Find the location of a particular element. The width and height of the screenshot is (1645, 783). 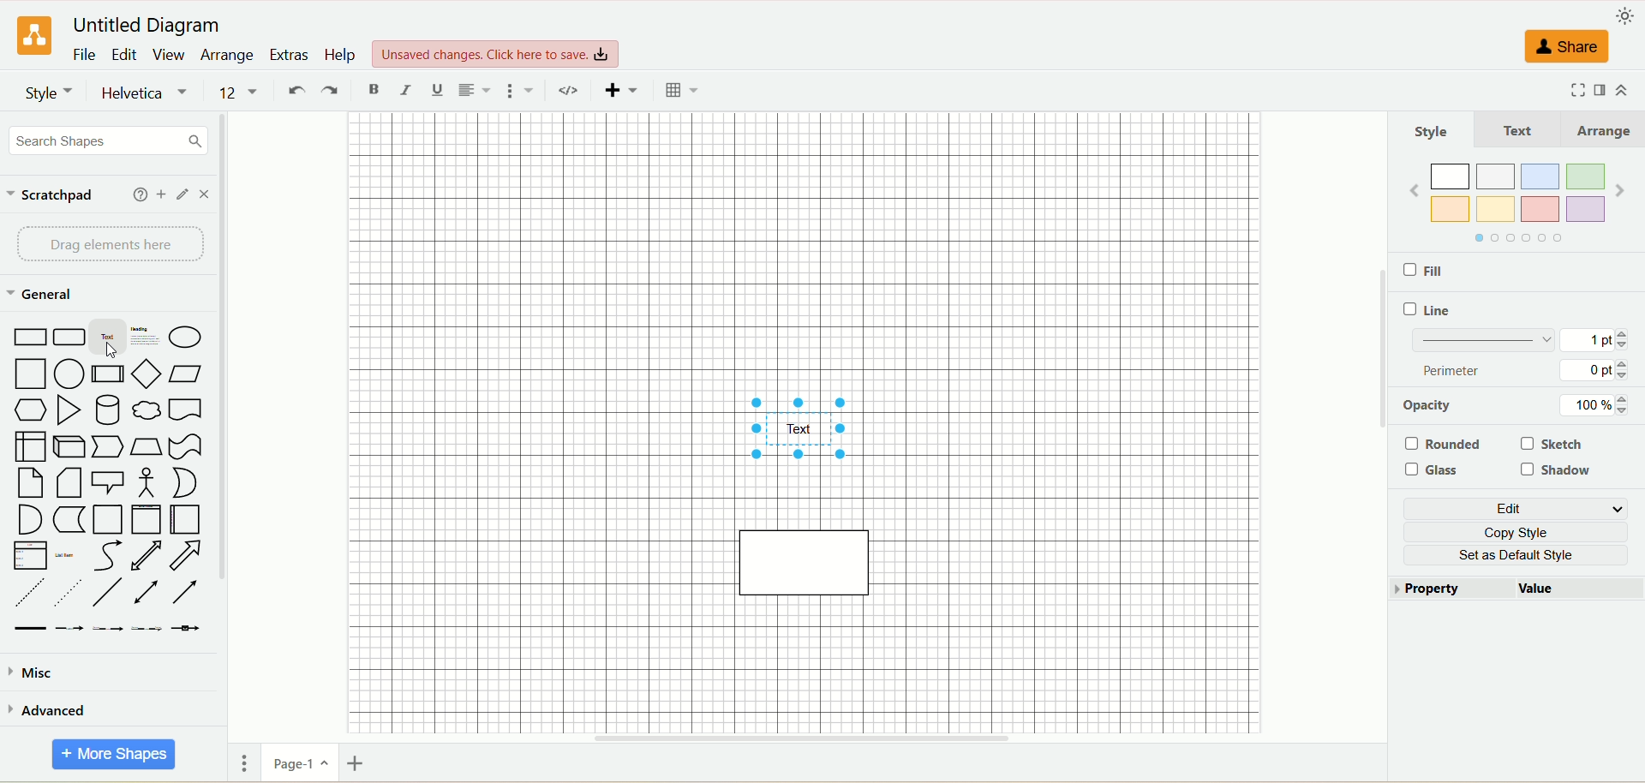

share is located at coordinates (1564, 51).